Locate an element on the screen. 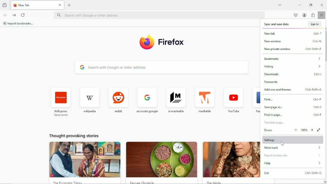  the economic times is located at coordinates (74, 183).